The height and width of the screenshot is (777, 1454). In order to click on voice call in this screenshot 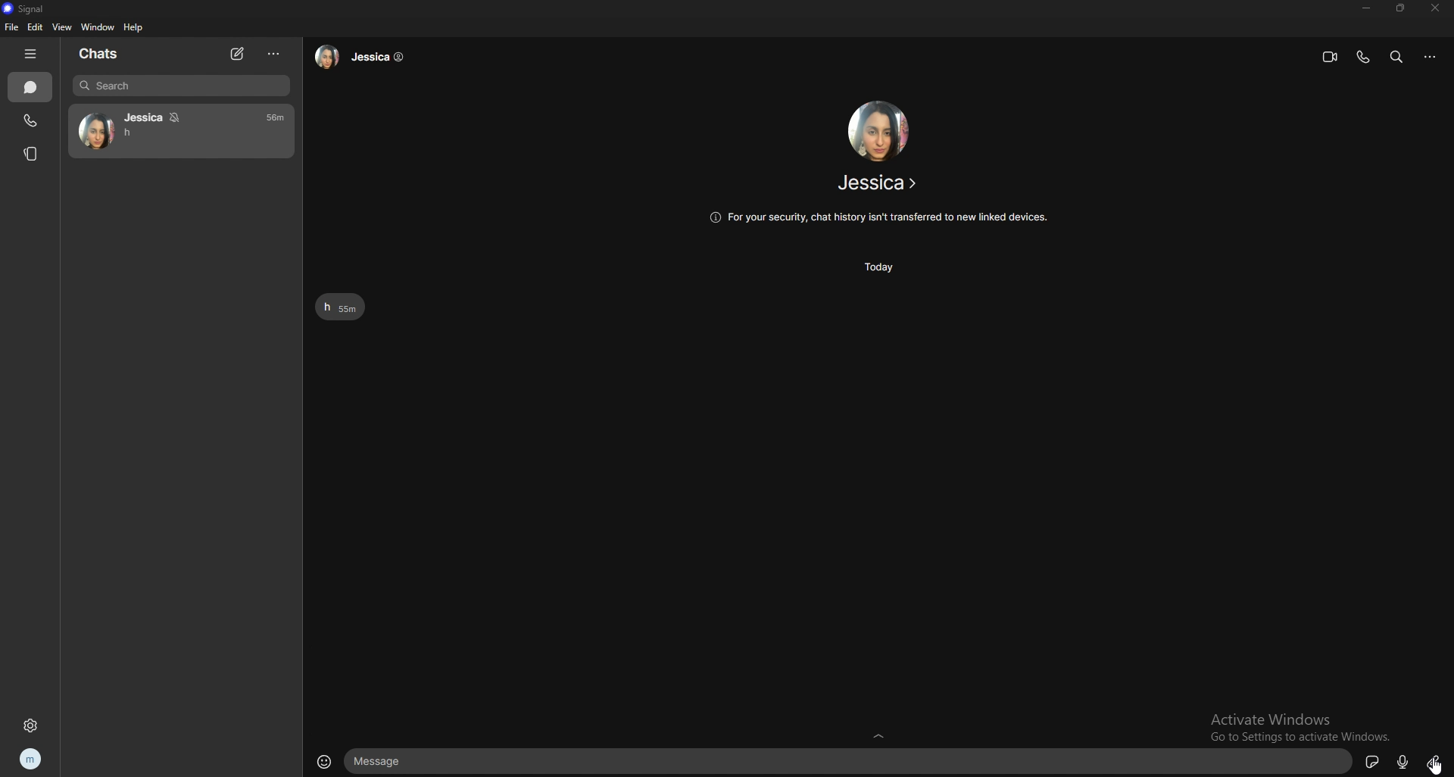, I will do `click(1362, 58)`.